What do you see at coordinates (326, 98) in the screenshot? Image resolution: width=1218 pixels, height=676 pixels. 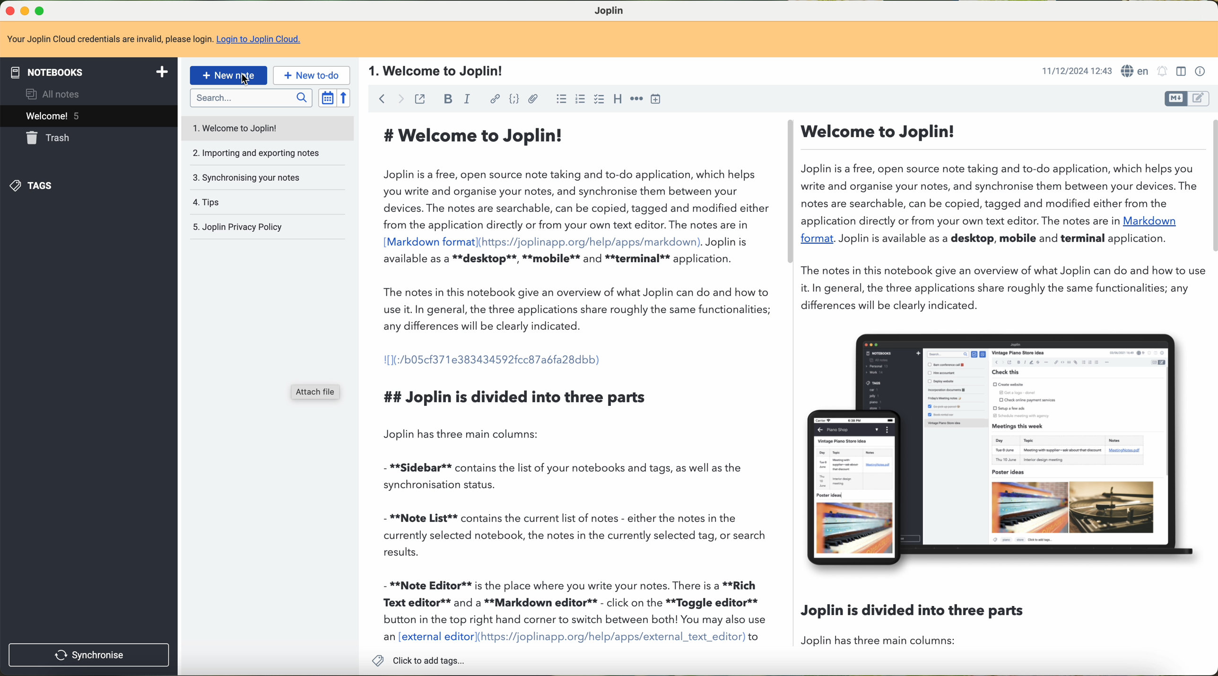 I see `toggle sort order field` at bounding box center [326, 98].